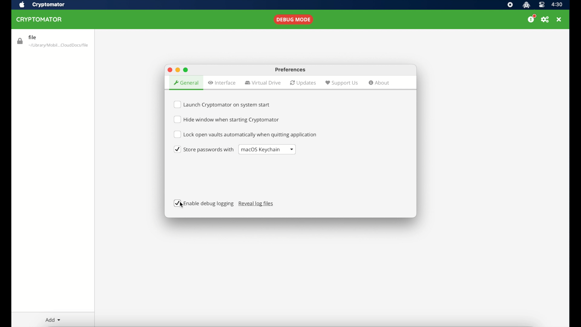 The width and height of the screenshot is (581, 327). What do you see at coordinates (209, 204) in the screenshot?
I see `enable debug logging` at bounding box center [209, 204].